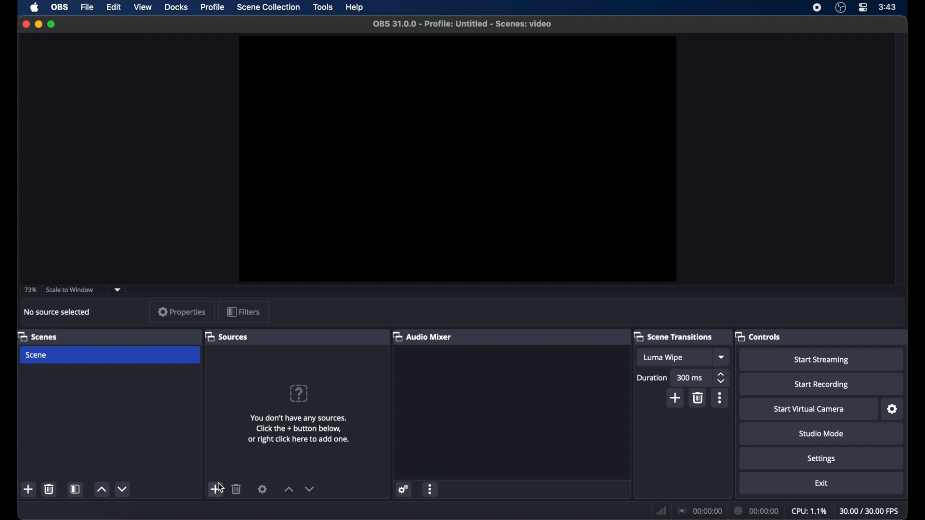 This screenshot has width=925, height=520. I want to click on no source selected, so click(57, 312).